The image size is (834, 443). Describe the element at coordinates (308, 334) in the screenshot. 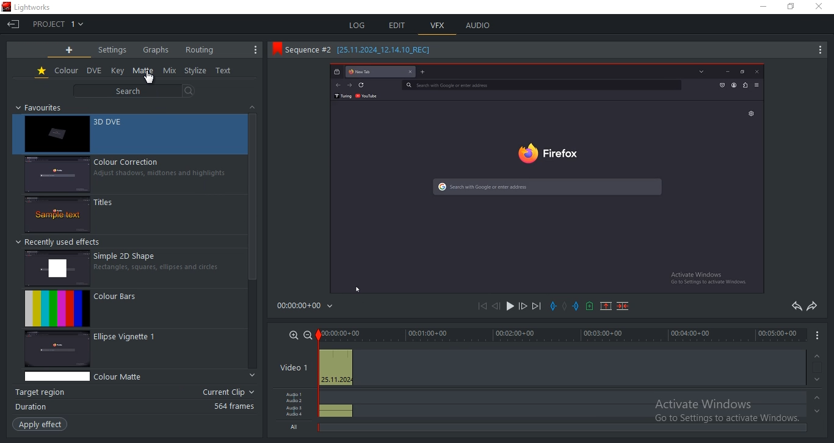

I see `zoom out` at that location.